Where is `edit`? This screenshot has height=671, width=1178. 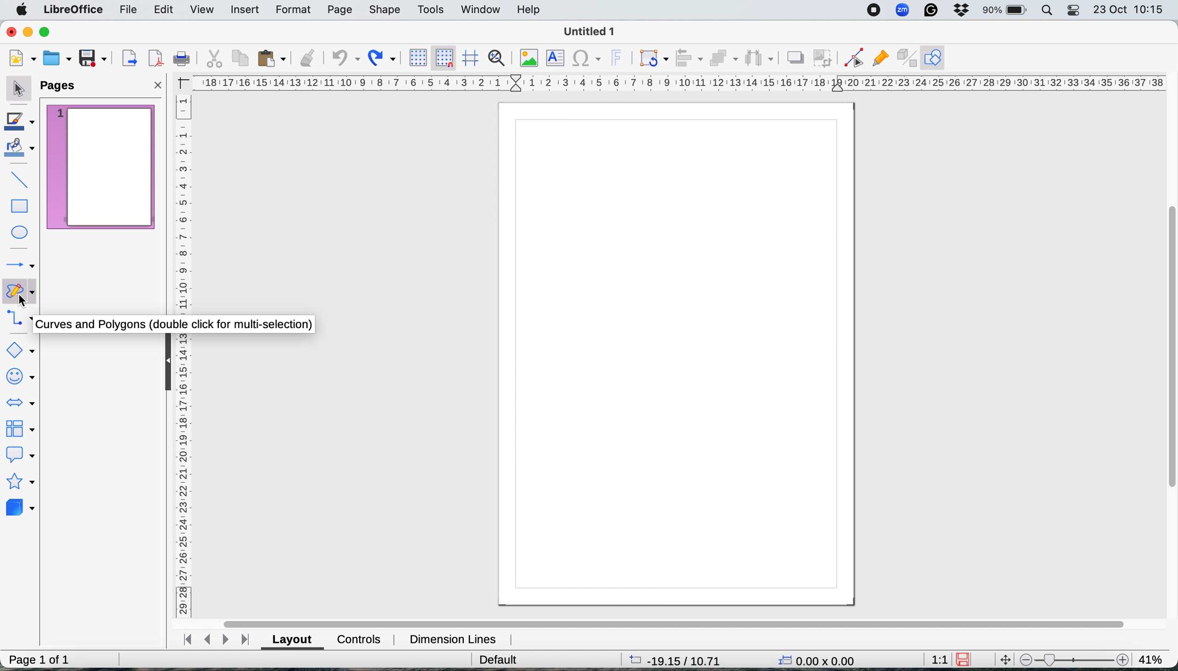
edit is located at coordinates (165, 10).